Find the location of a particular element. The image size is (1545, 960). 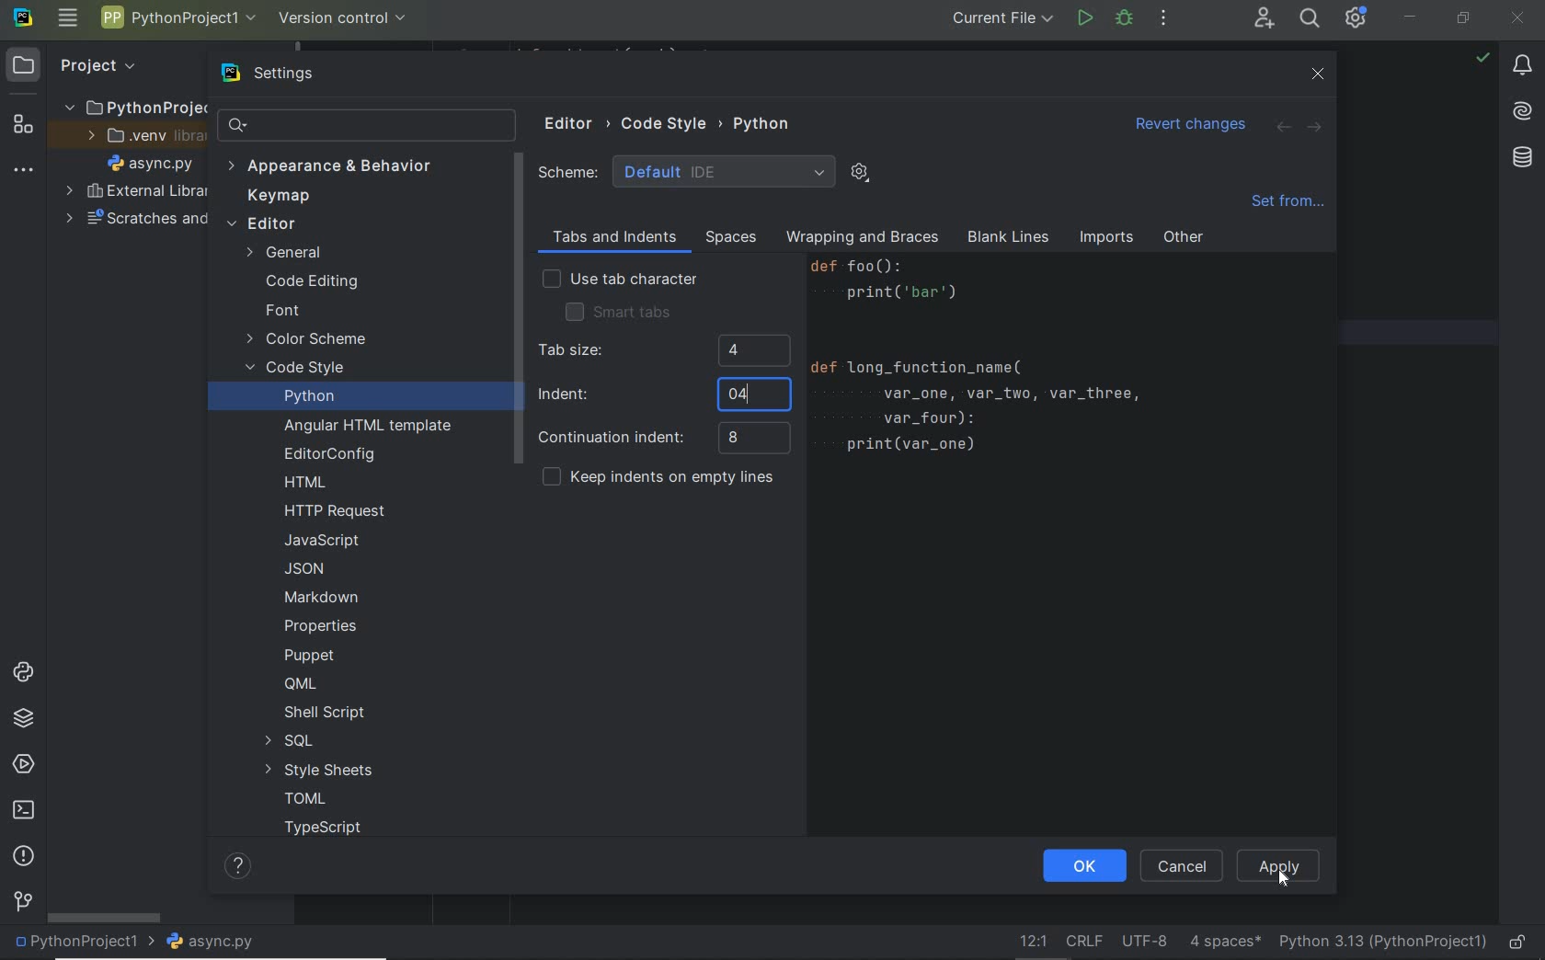

file name is located at coordinates (216, 943).